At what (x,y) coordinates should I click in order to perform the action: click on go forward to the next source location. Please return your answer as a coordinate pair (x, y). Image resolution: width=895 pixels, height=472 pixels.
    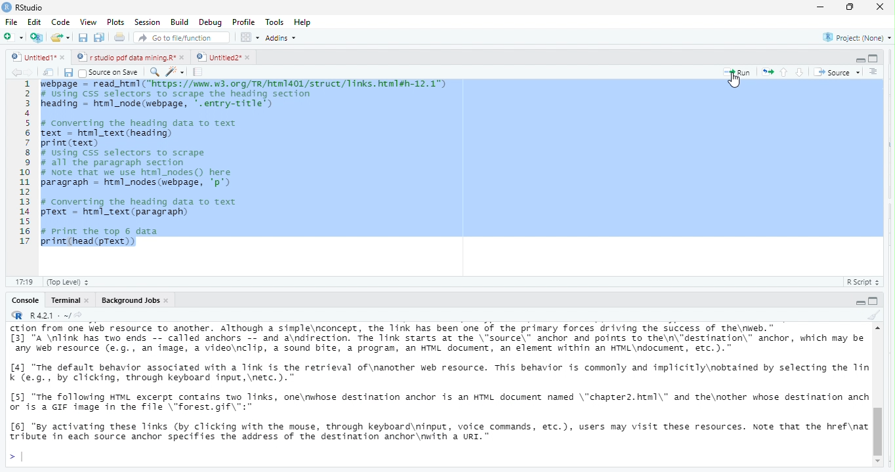
    Looking at the image, I should click on (33, 72).